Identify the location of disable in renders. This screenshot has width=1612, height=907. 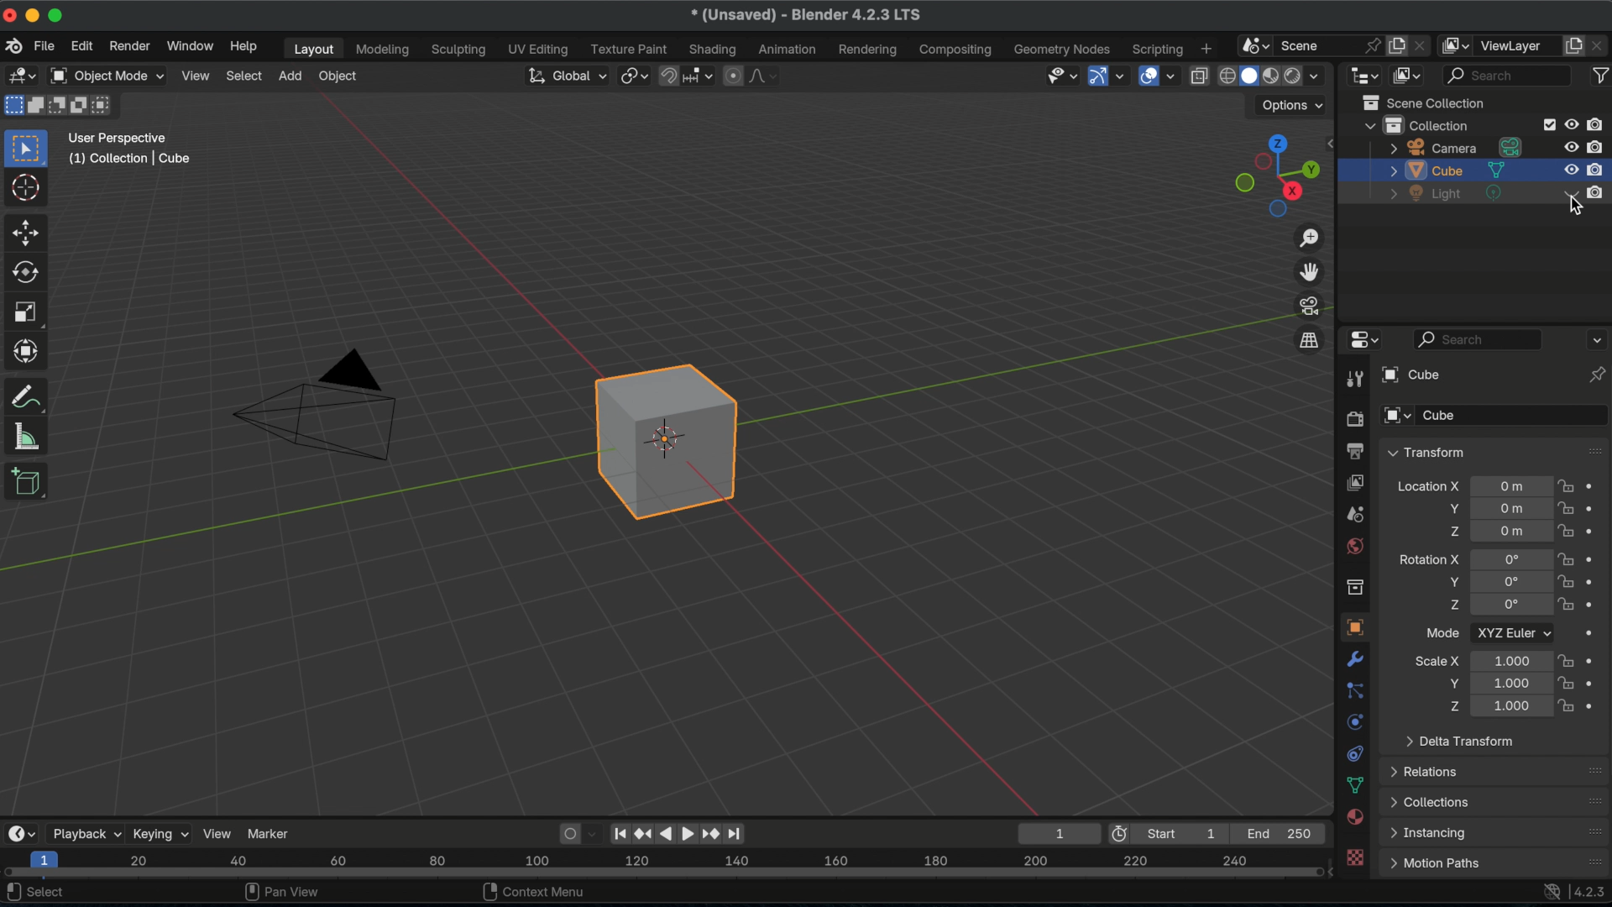
(1597, 169).